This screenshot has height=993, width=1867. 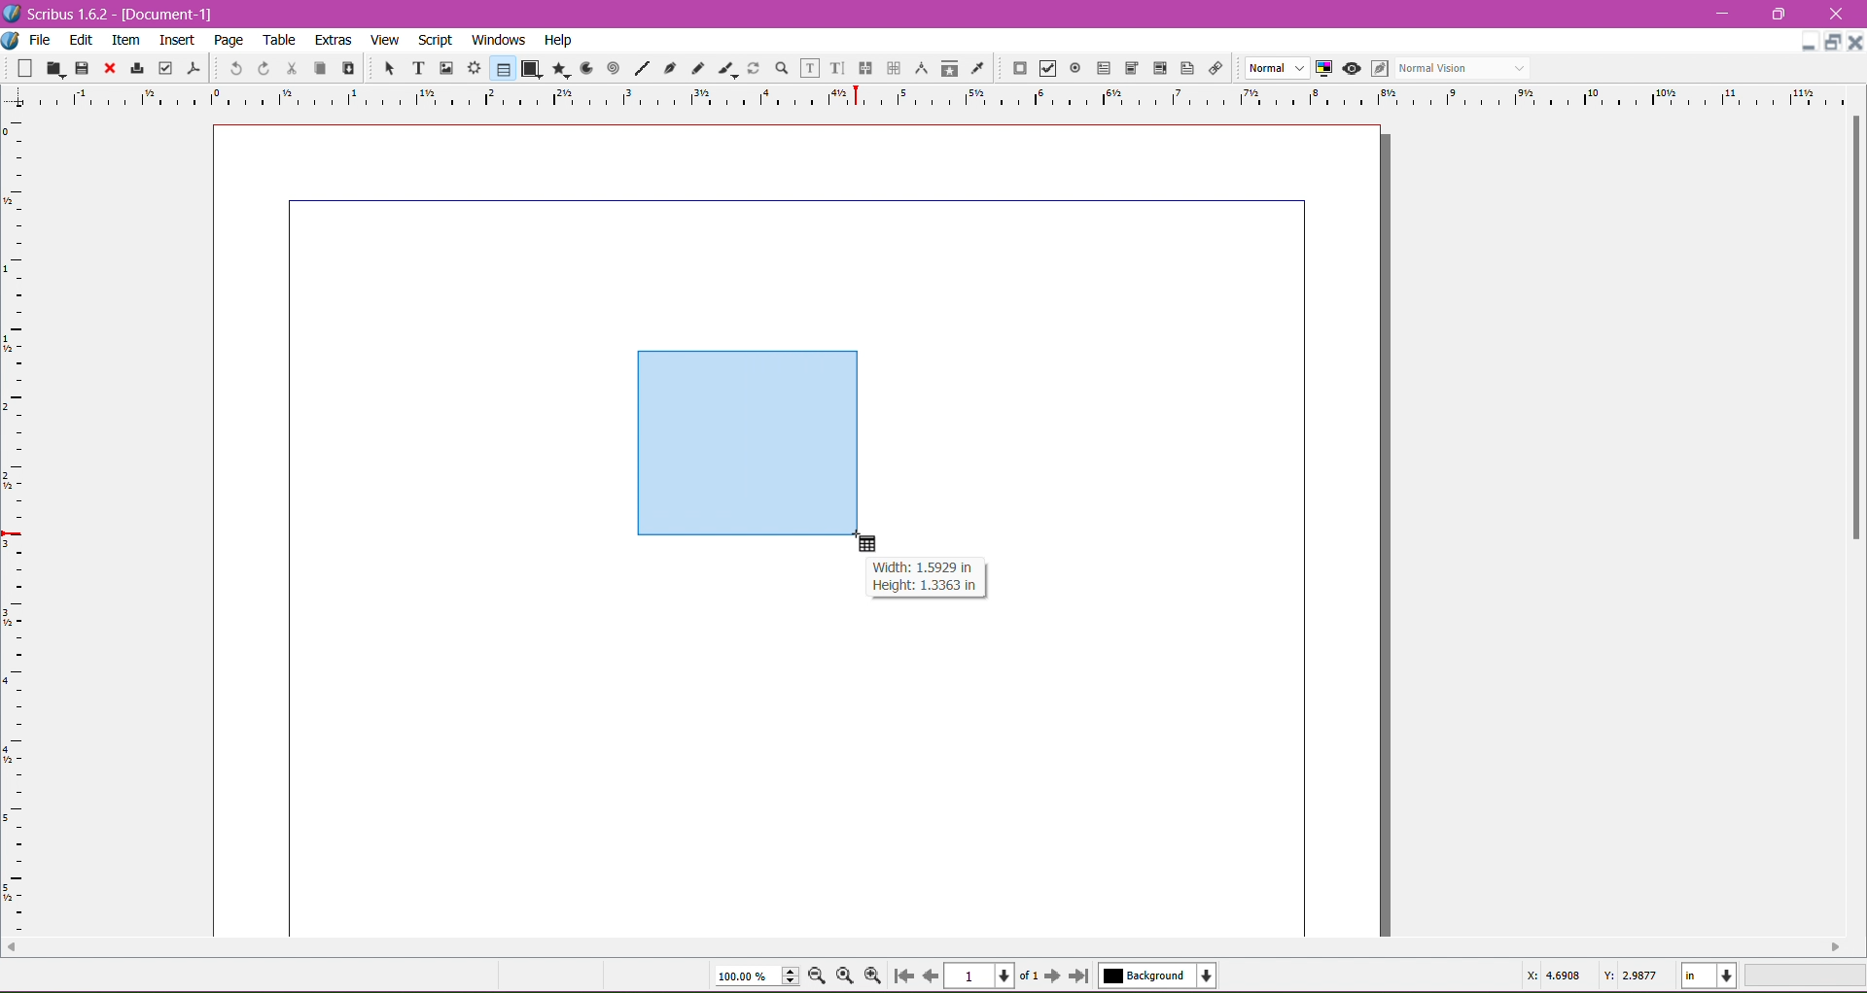 What do you see at coordinates (668, 67) in the screenshot?
I see `Bezier Curve` at bounding box center [668, 67].